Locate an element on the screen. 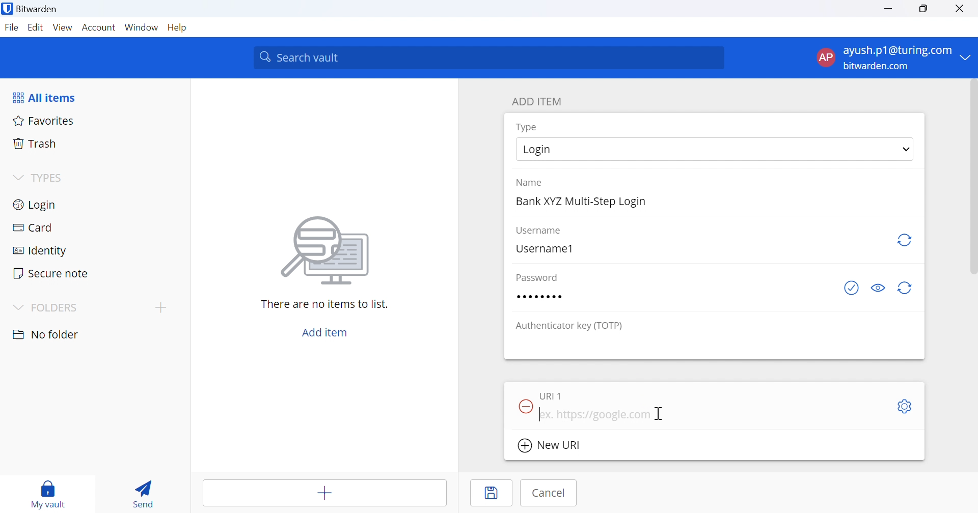  Check if password has been exposed is located at coordinates (851, 290).